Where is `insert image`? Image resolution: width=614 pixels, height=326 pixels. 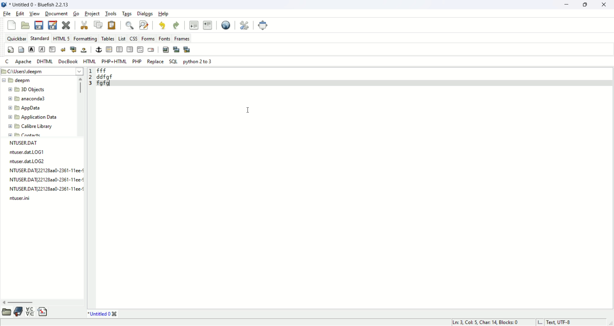 insert image is located at coordinates (165, 49).